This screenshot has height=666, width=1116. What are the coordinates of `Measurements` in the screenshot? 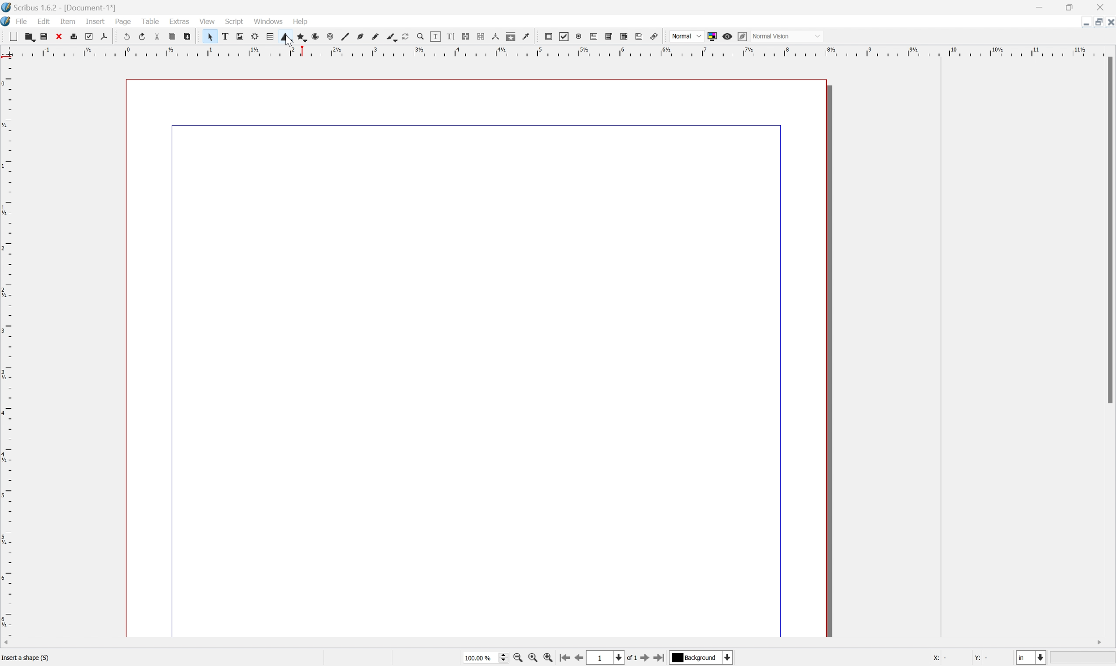 It's located at (495, 37).